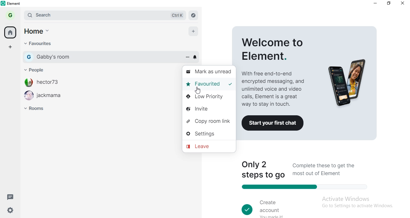 This screenshot has height=218, width=410. What do you see at coordinates (12, 211) in the screenshot?
I see `settings` at bounding box center [12, 211].